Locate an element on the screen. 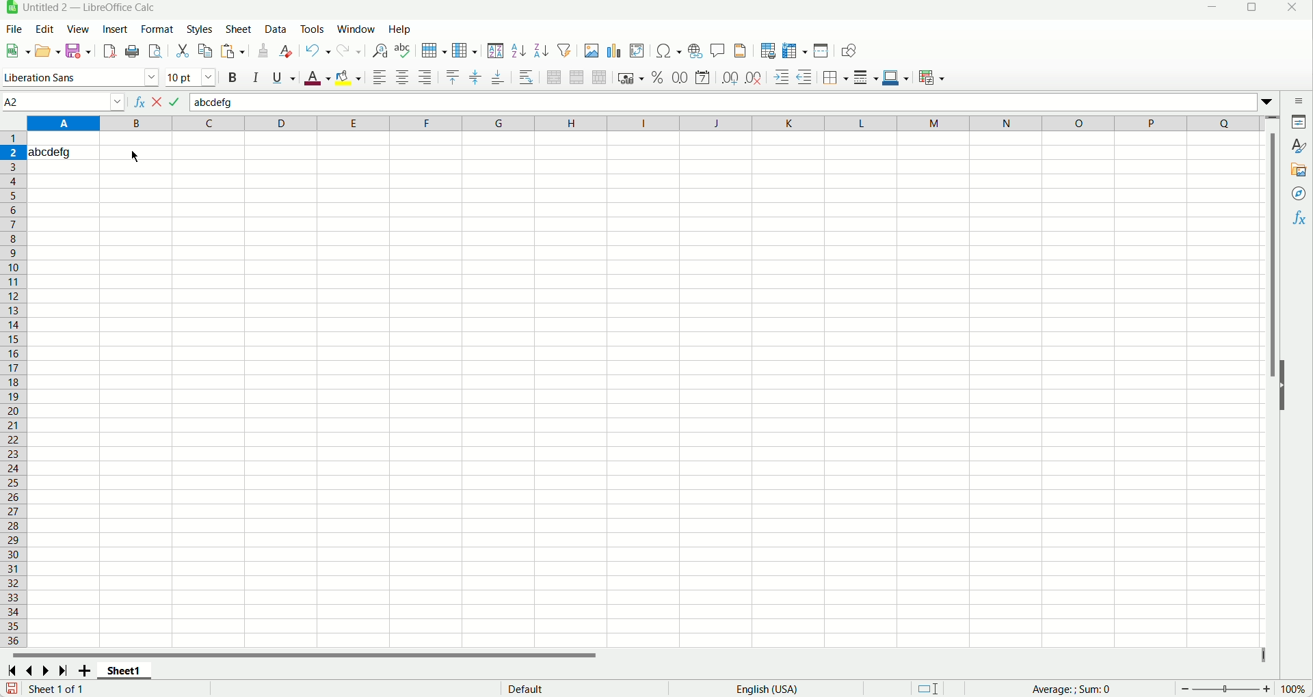  background color is located at coordinates (349, 77).